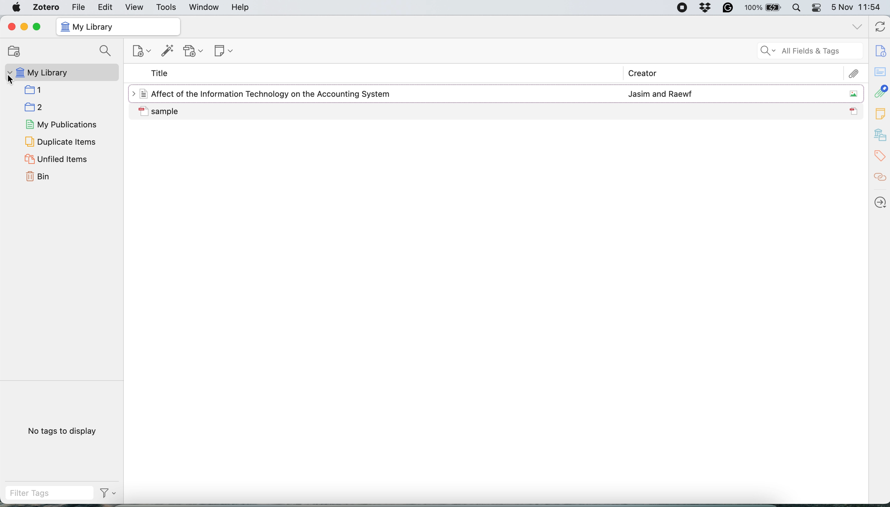 This screenshot has width=890, height=507. I want to click on date and time, so click(857, 7).